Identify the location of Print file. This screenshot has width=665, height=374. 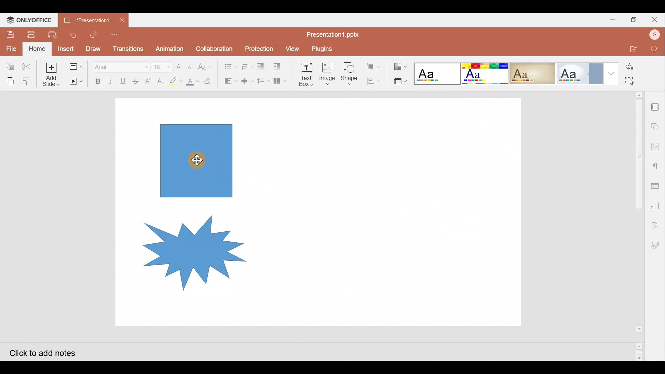
(33, 34).